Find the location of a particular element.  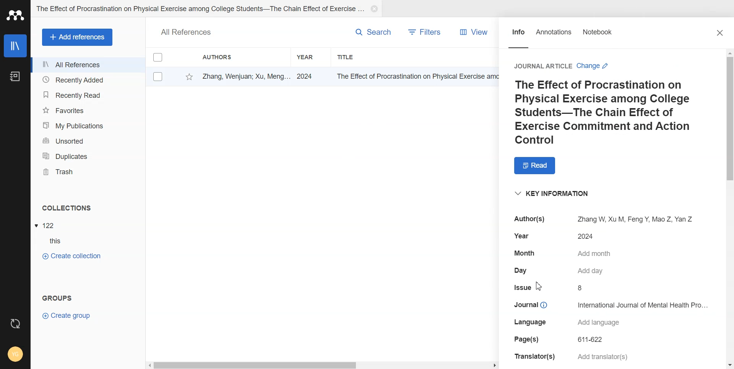

Page(s) 611-622 is located at coordinates (560, 340).